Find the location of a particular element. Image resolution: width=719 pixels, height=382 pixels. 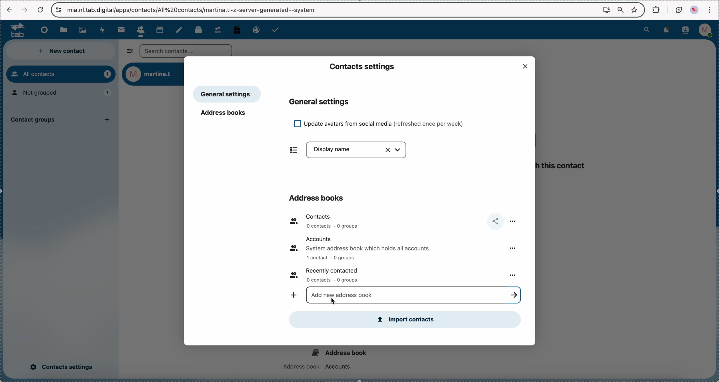

battery eco is located at coordinates (679, 9).